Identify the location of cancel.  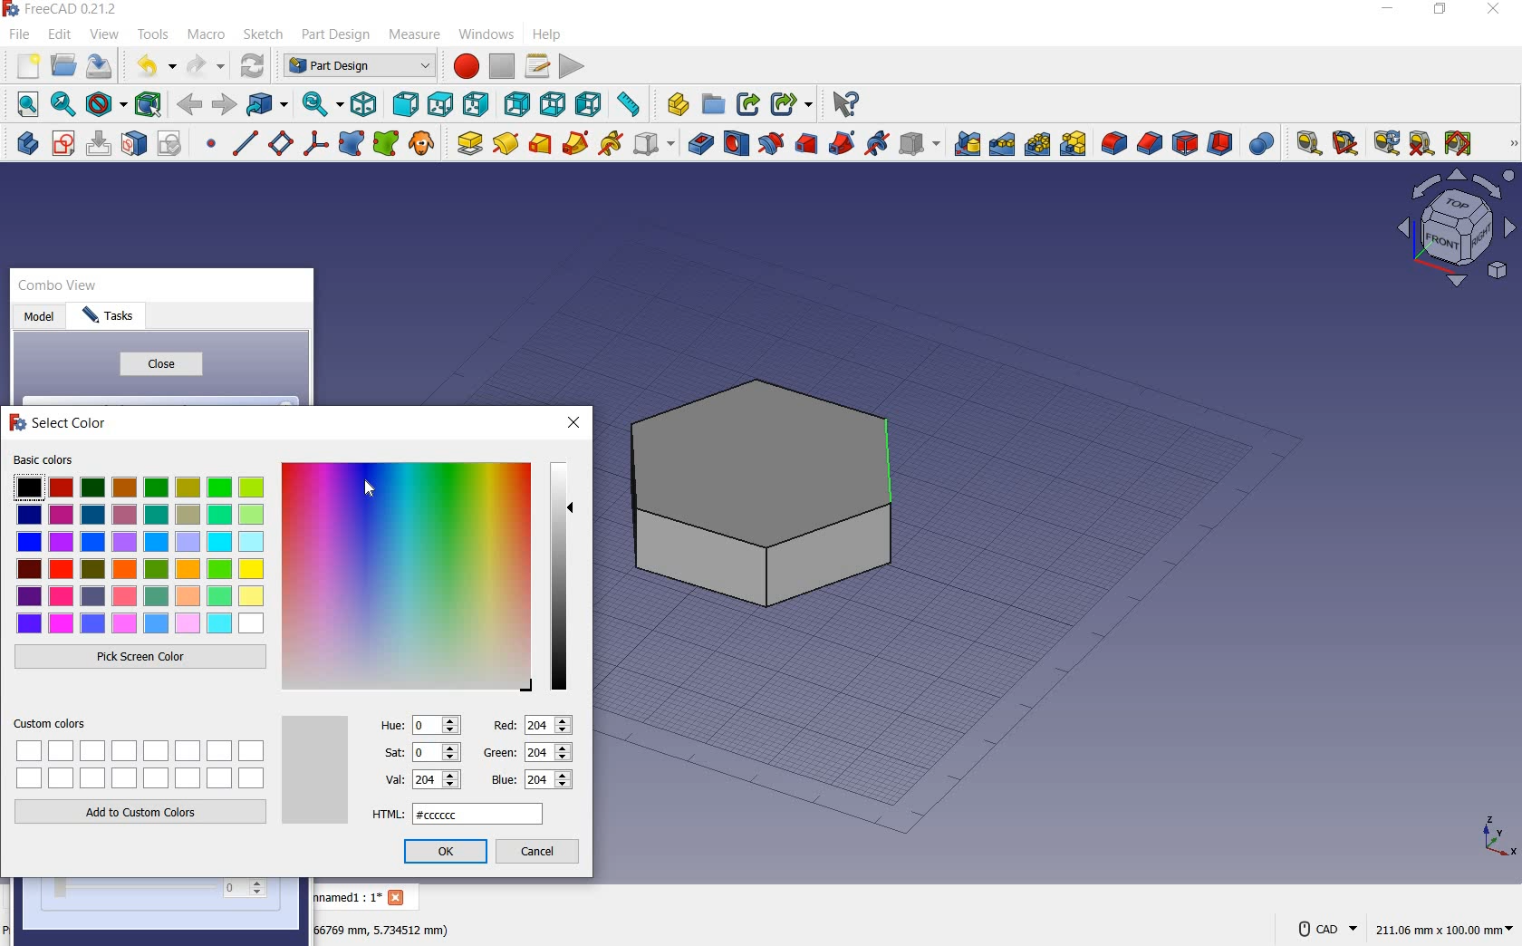
(540, 854).